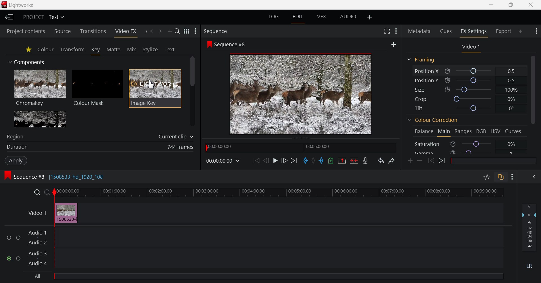  What do you see at coordinates (62, 30) in the screenshot?
I see `Source` at bounding box center [62, 30].